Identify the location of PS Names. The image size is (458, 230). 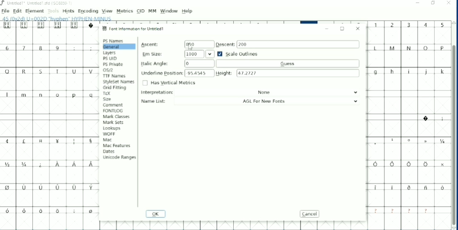
(114, 41).